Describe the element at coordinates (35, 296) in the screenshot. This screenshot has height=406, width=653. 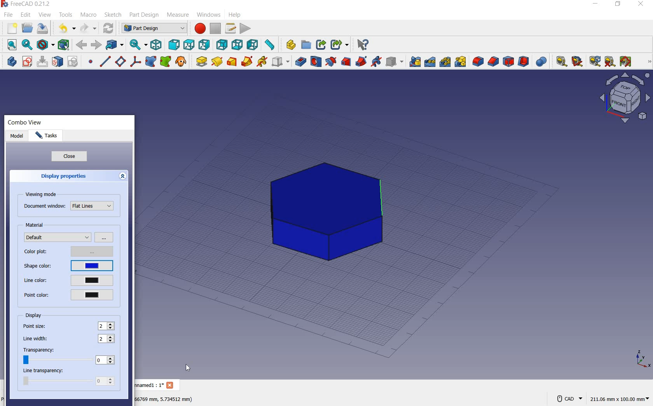
I see `point color` at that location.